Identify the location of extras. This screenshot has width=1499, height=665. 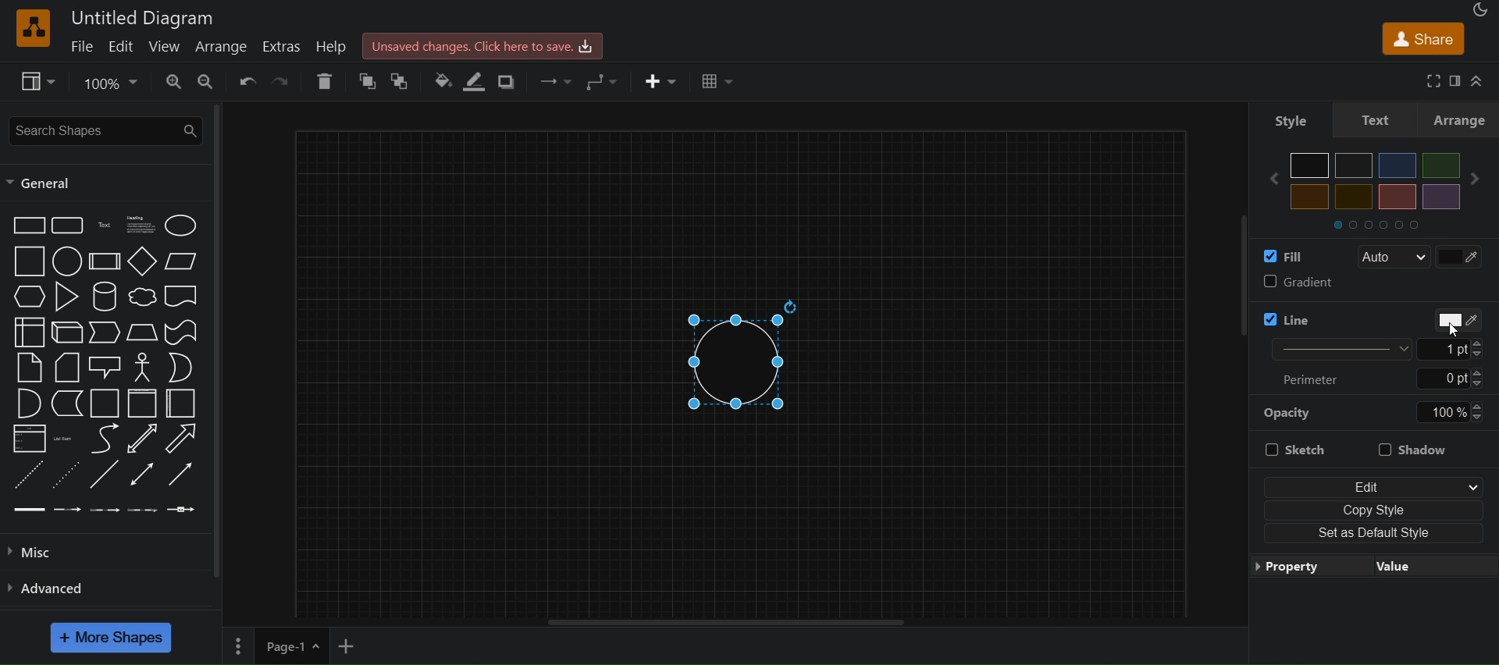
(286, 46).